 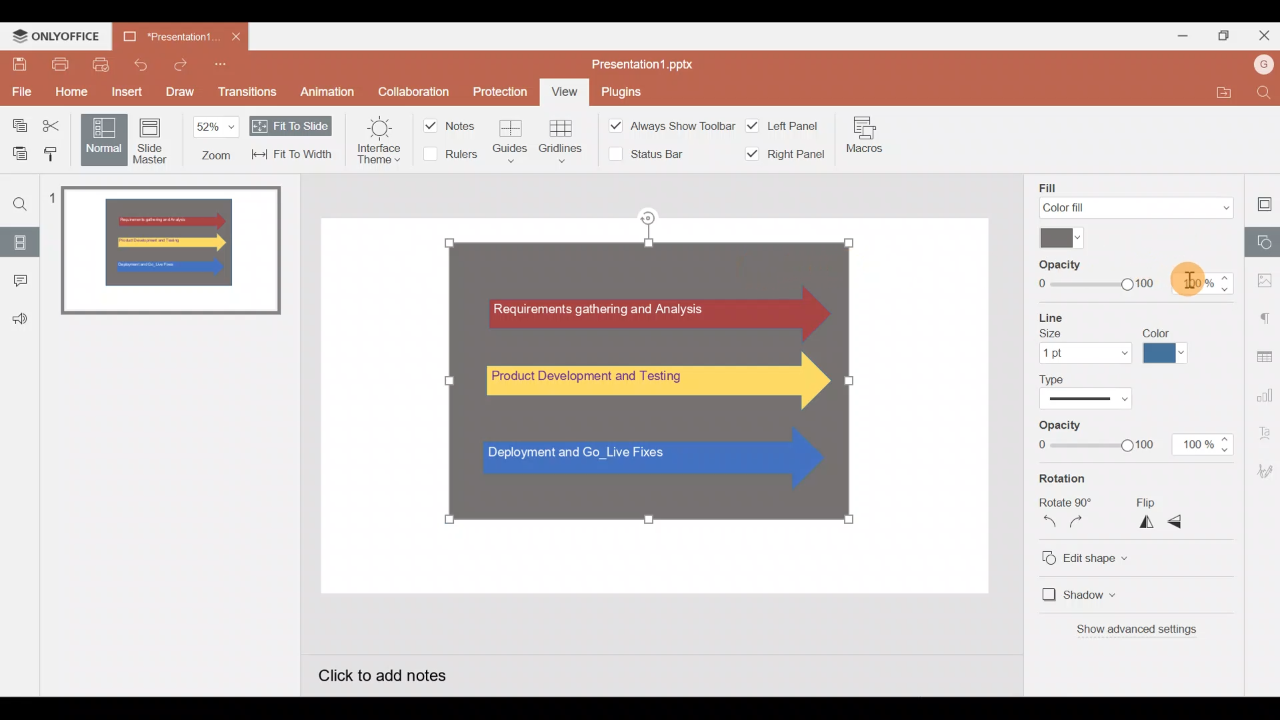 What do you see at coordinates (123, 90) in the screenshot?
I see `Insert` at bounding box center [123, 90].